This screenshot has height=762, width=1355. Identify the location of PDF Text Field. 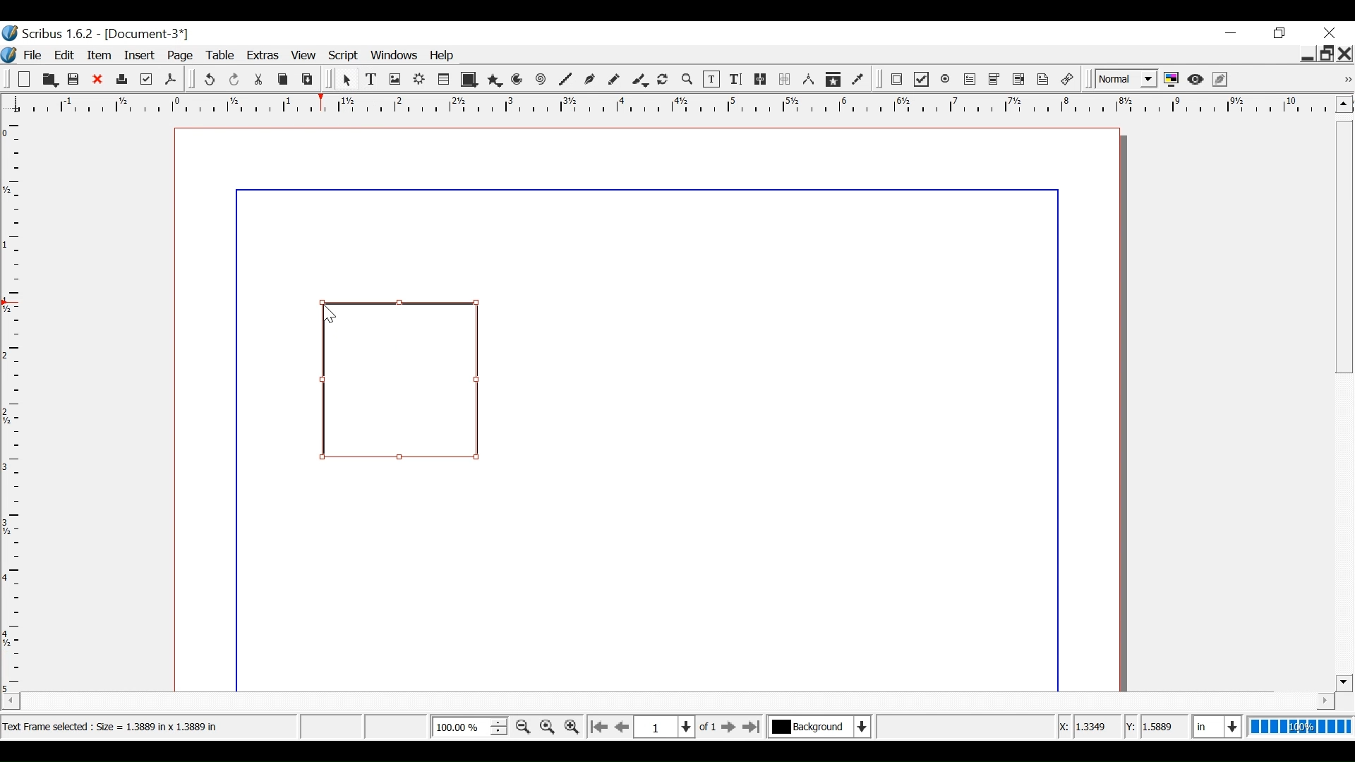
(970, 80).